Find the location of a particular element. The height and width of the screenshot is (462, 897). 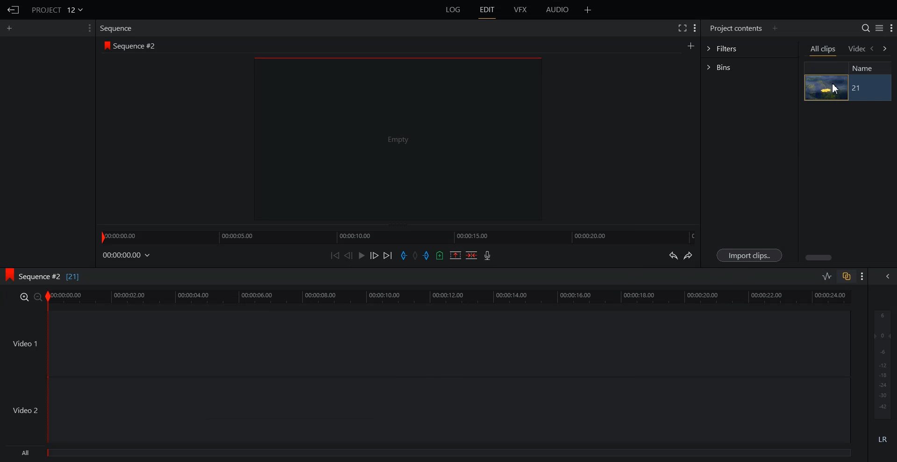

LOG is located at coordinates (454, 10).